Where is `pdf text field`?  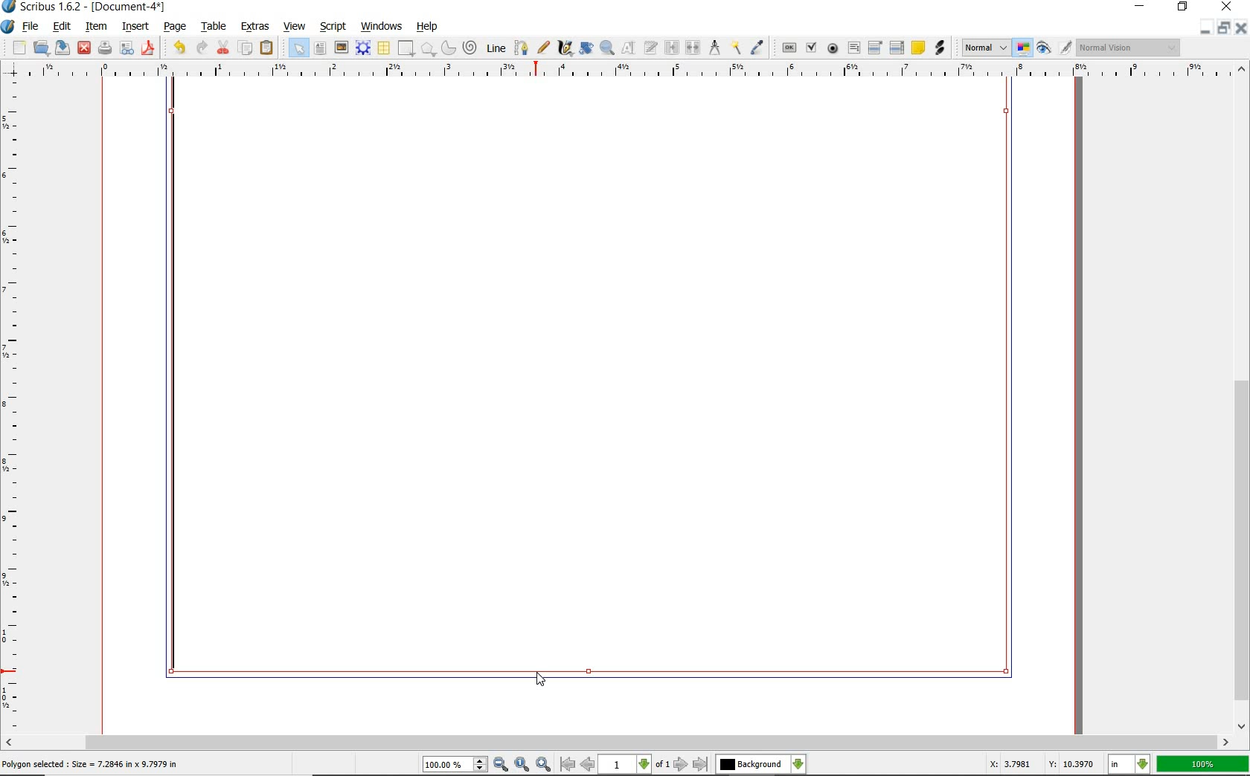
pdf text field is located at coordinates (853, 48).